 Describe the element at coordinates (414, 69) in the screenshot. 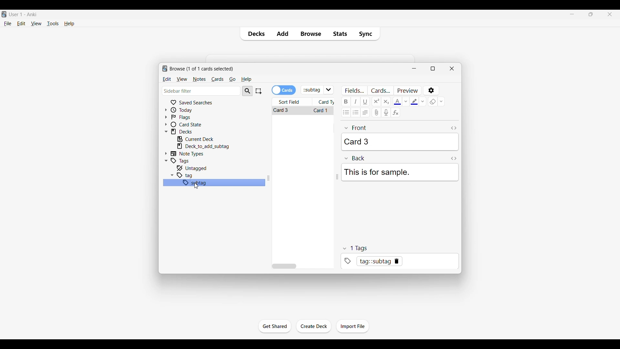

I see `Minimize` at that location.